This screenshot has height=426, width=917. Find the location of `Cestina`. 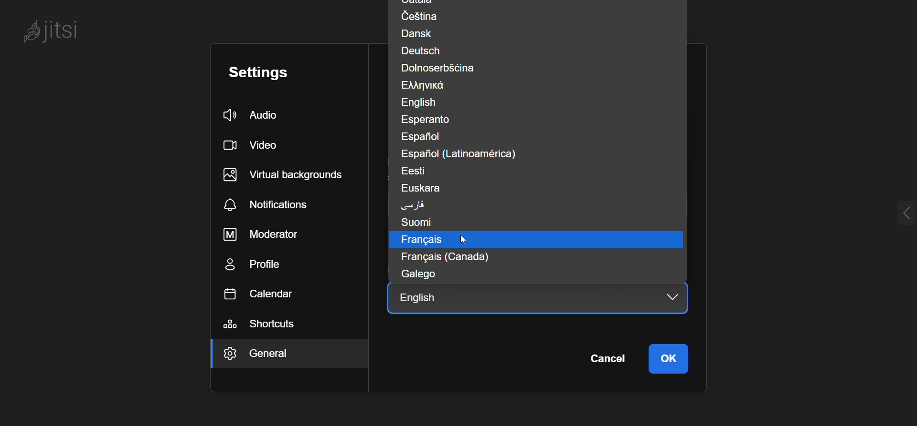

Cestina is located at coordinates (418, 16).